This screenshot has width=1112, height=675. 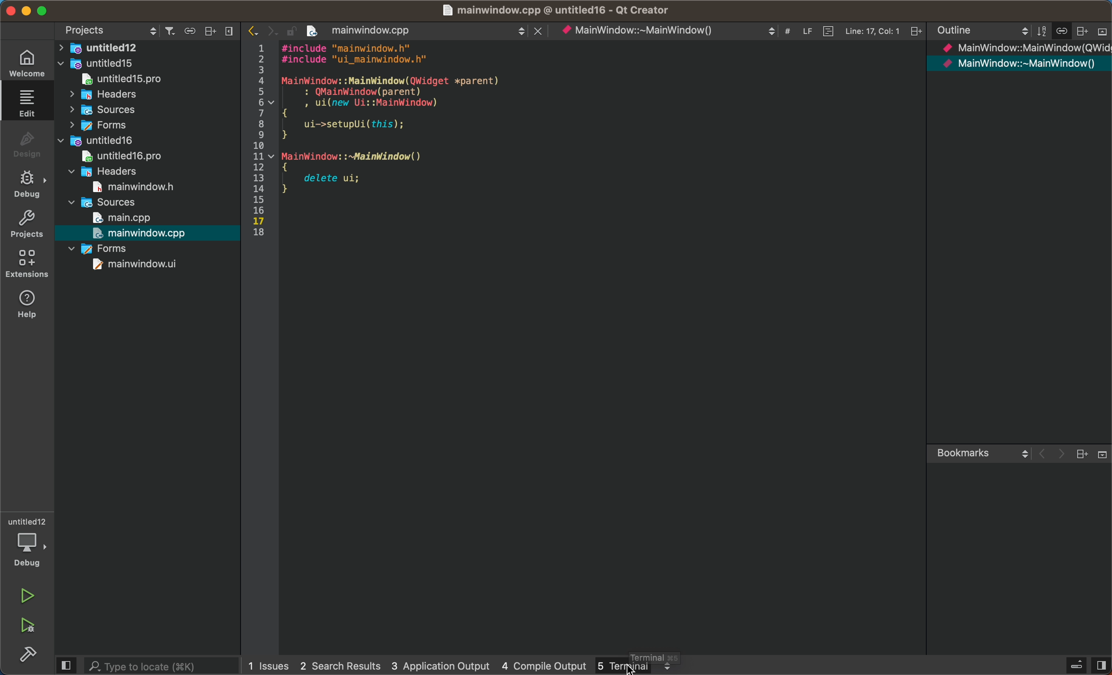 What do you see at coordinates (1020, 32) in the screenshot?
I see `outline` at bounding box center [1020, 32].